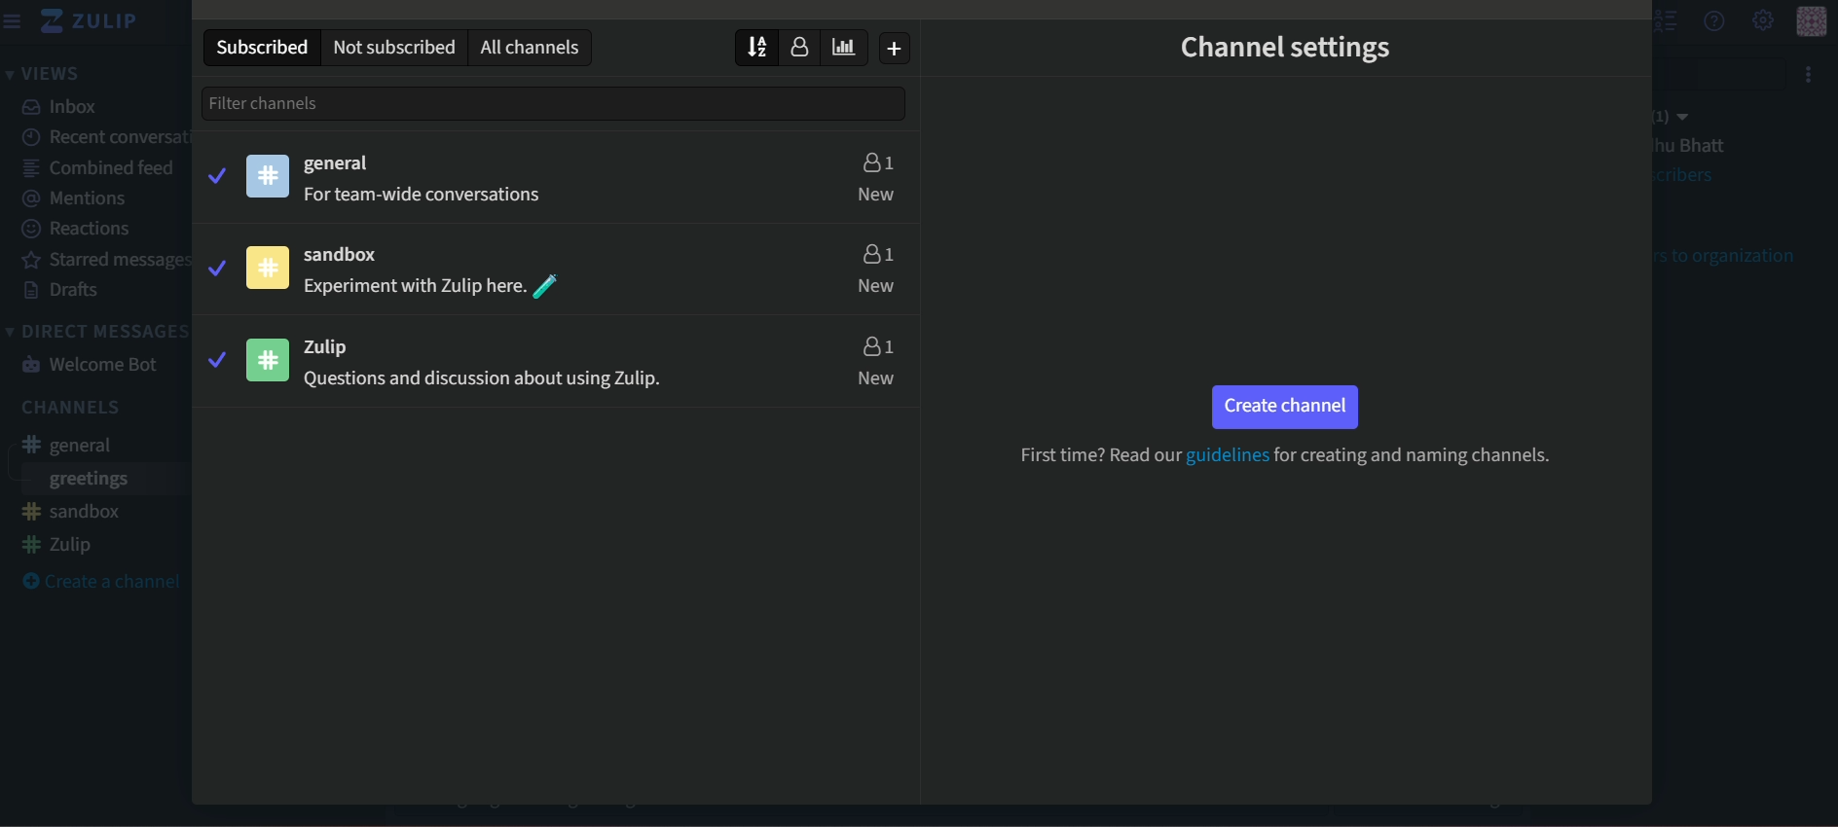 Image resolution: width=1838 pixels, height=827 pixels. Describe the element at coordinates (1818, 20) in the screenshot. I see `profile` at that location.